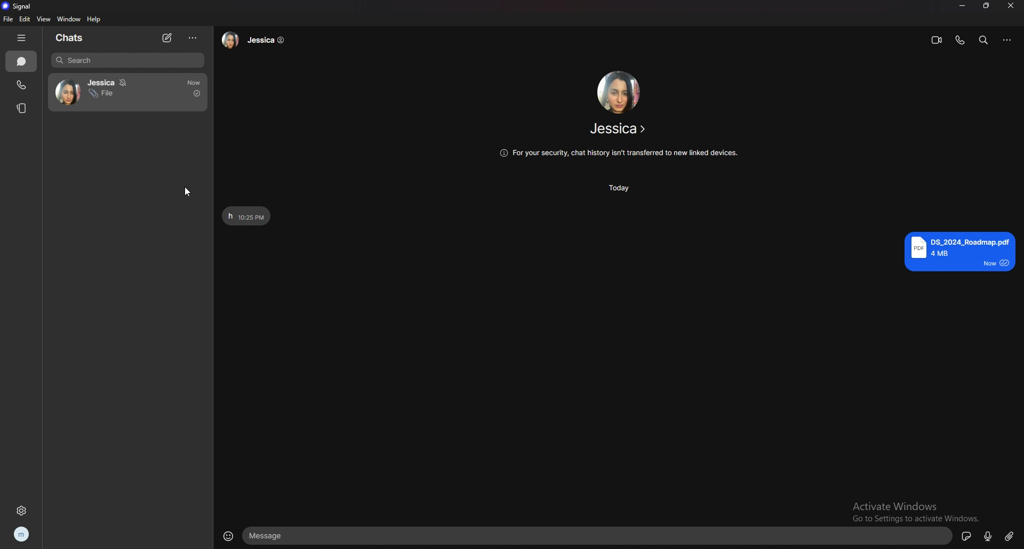  What do you see at coordinates (194, 38) in the screenshot?
I see `options` at bounding box center [194, 38].